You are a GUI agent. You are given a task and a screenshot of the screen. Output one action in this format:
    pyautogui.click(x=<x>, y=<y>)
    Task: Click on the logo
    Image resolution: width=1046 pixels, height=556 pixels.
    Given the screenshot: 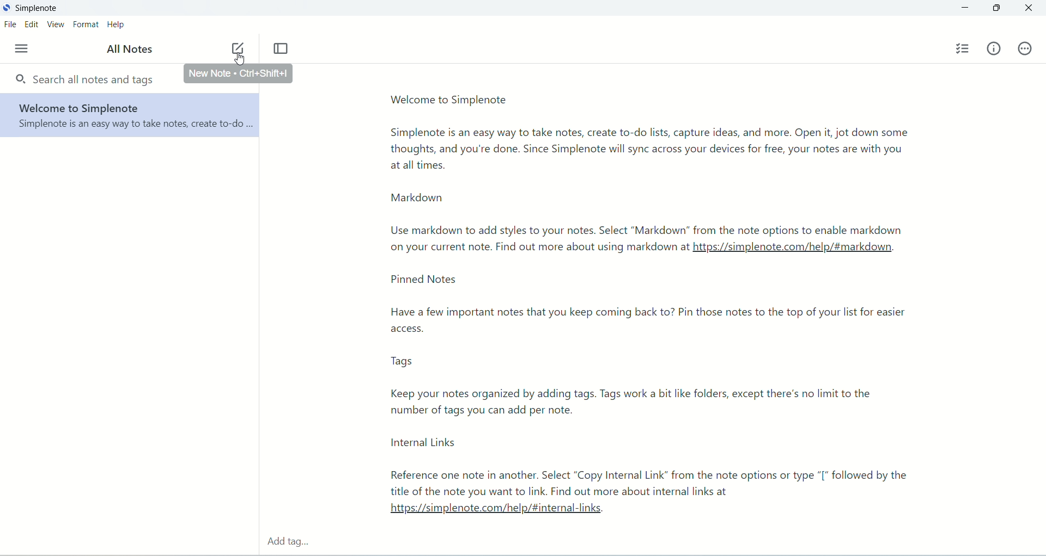 What is the action you would take?
    pyautogui.click(x=7, y=8)
    